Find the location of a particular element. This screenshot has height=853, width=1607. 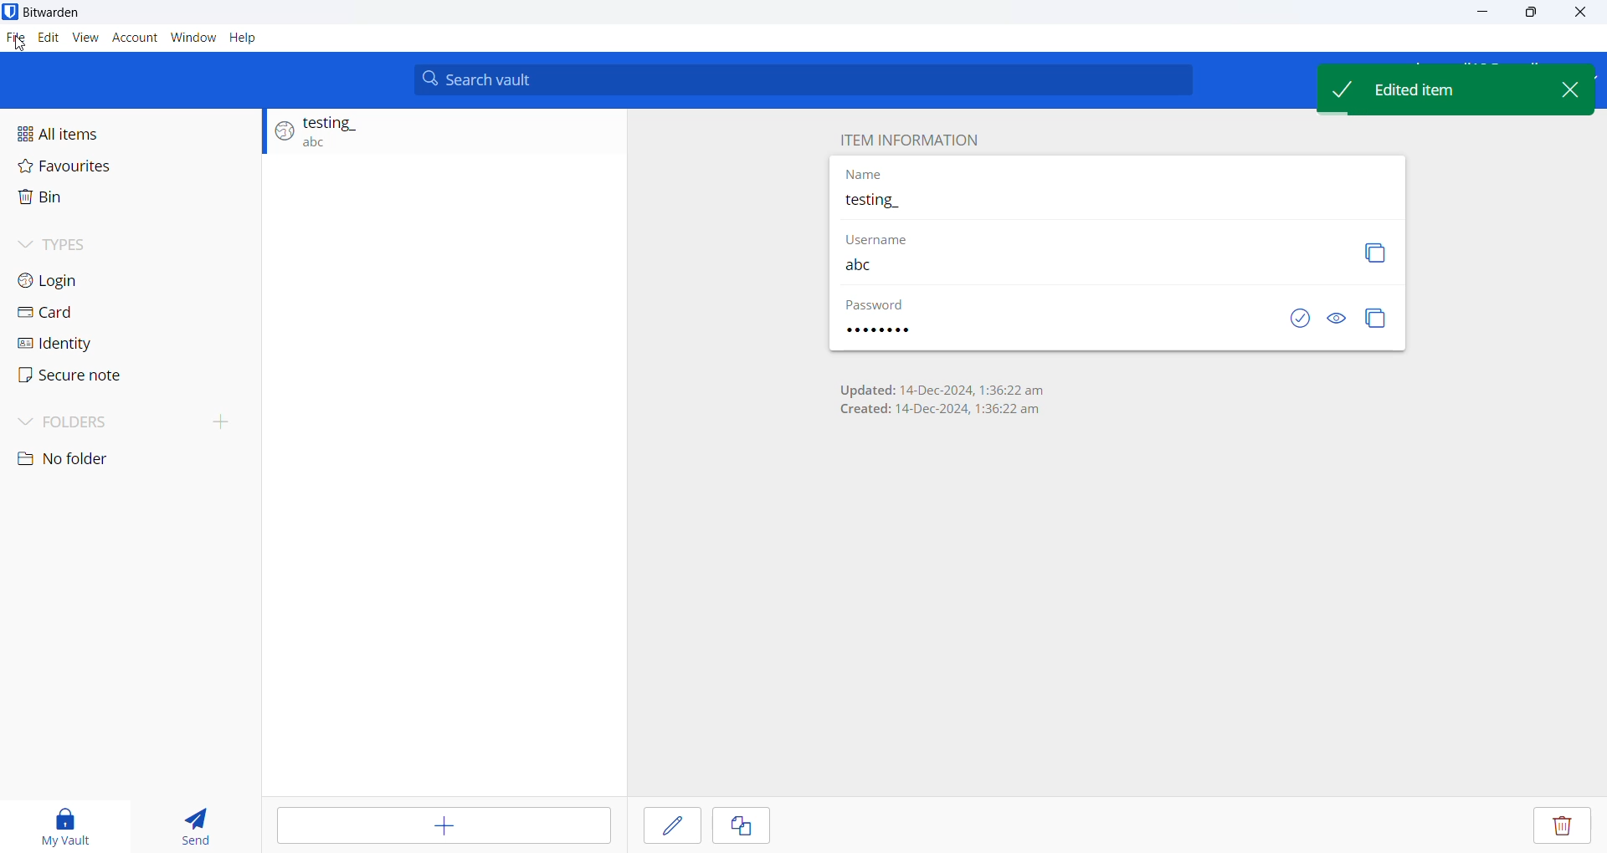

create folder is located at coordinates (228, 421).